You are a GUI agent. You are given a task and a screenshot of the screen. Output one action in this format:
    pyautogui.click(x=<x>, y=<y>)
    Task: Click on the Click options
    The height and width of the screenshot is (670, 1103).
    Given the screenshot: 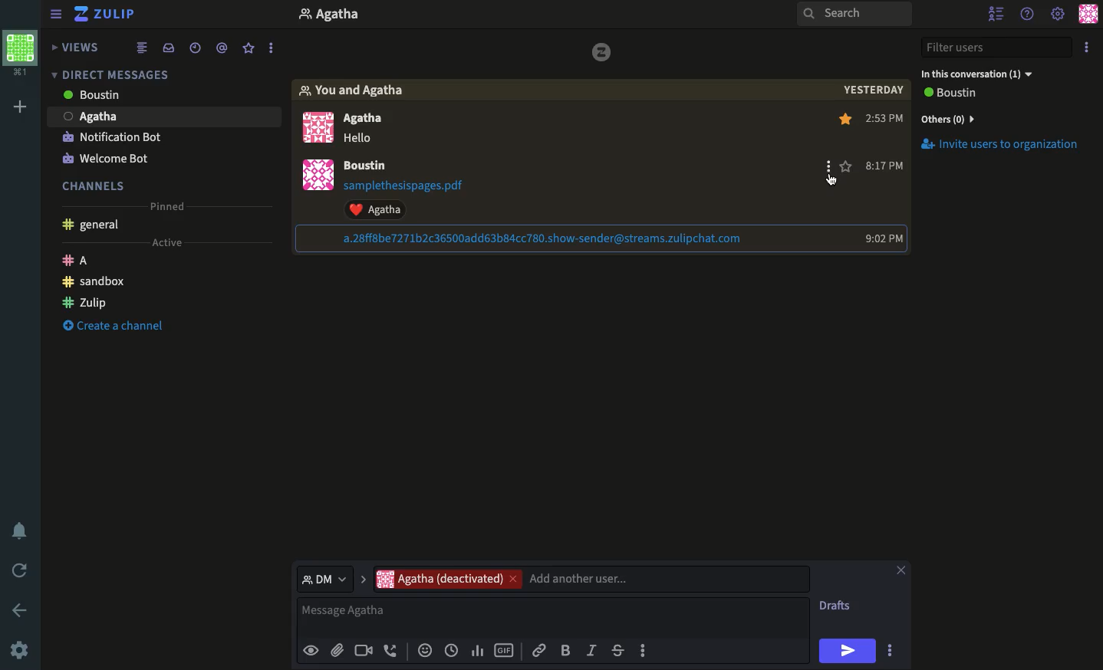 What is the action you would take?
    pyautogui.click(x=827, y=169)
    